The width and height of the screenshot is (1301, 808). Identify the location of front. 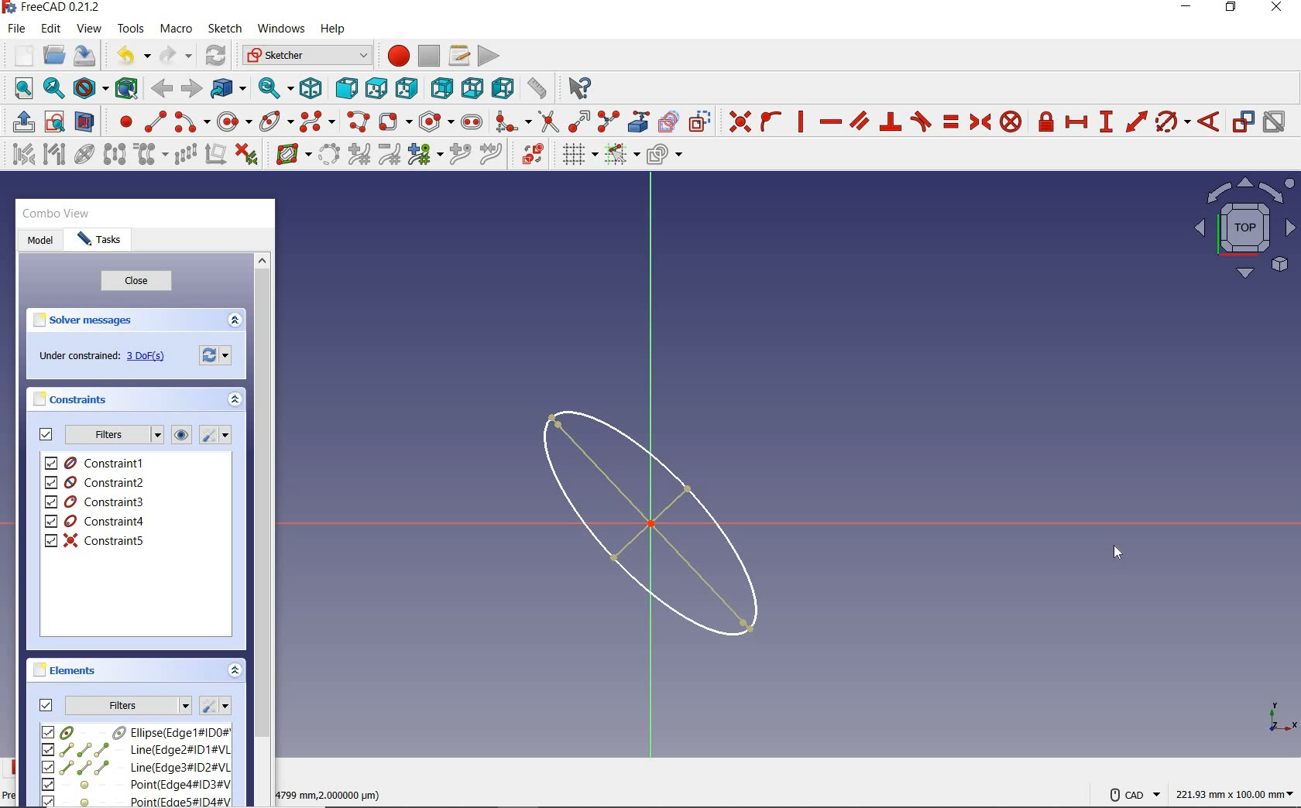
(343, 88).